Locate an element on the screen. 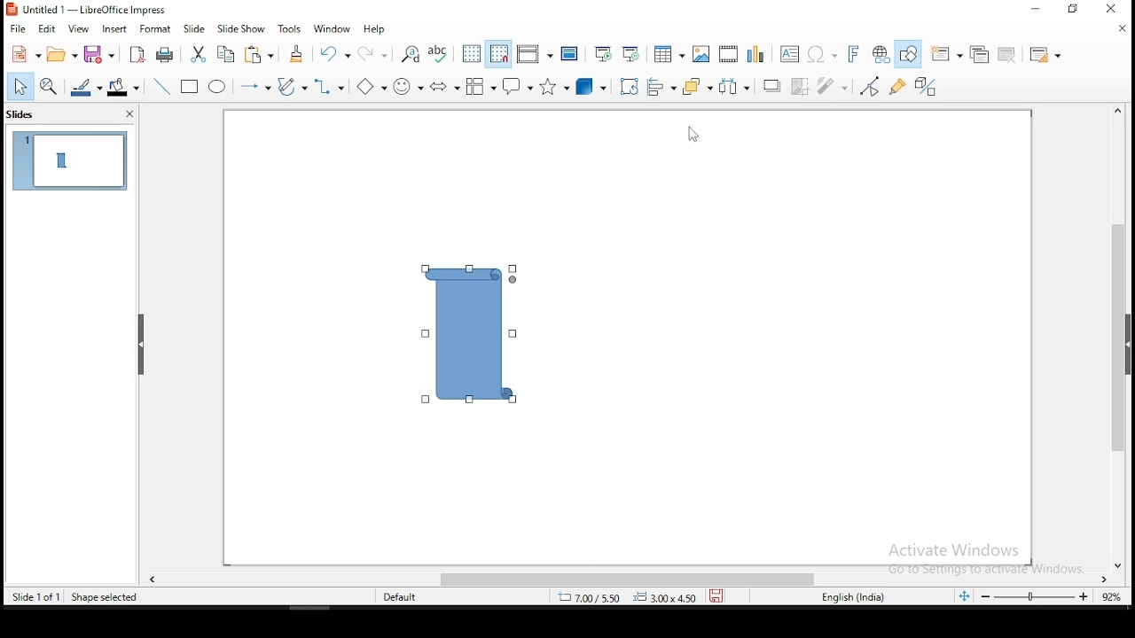 This screenshot has width=1135, height=638. save is located at coordinates (716, 596).